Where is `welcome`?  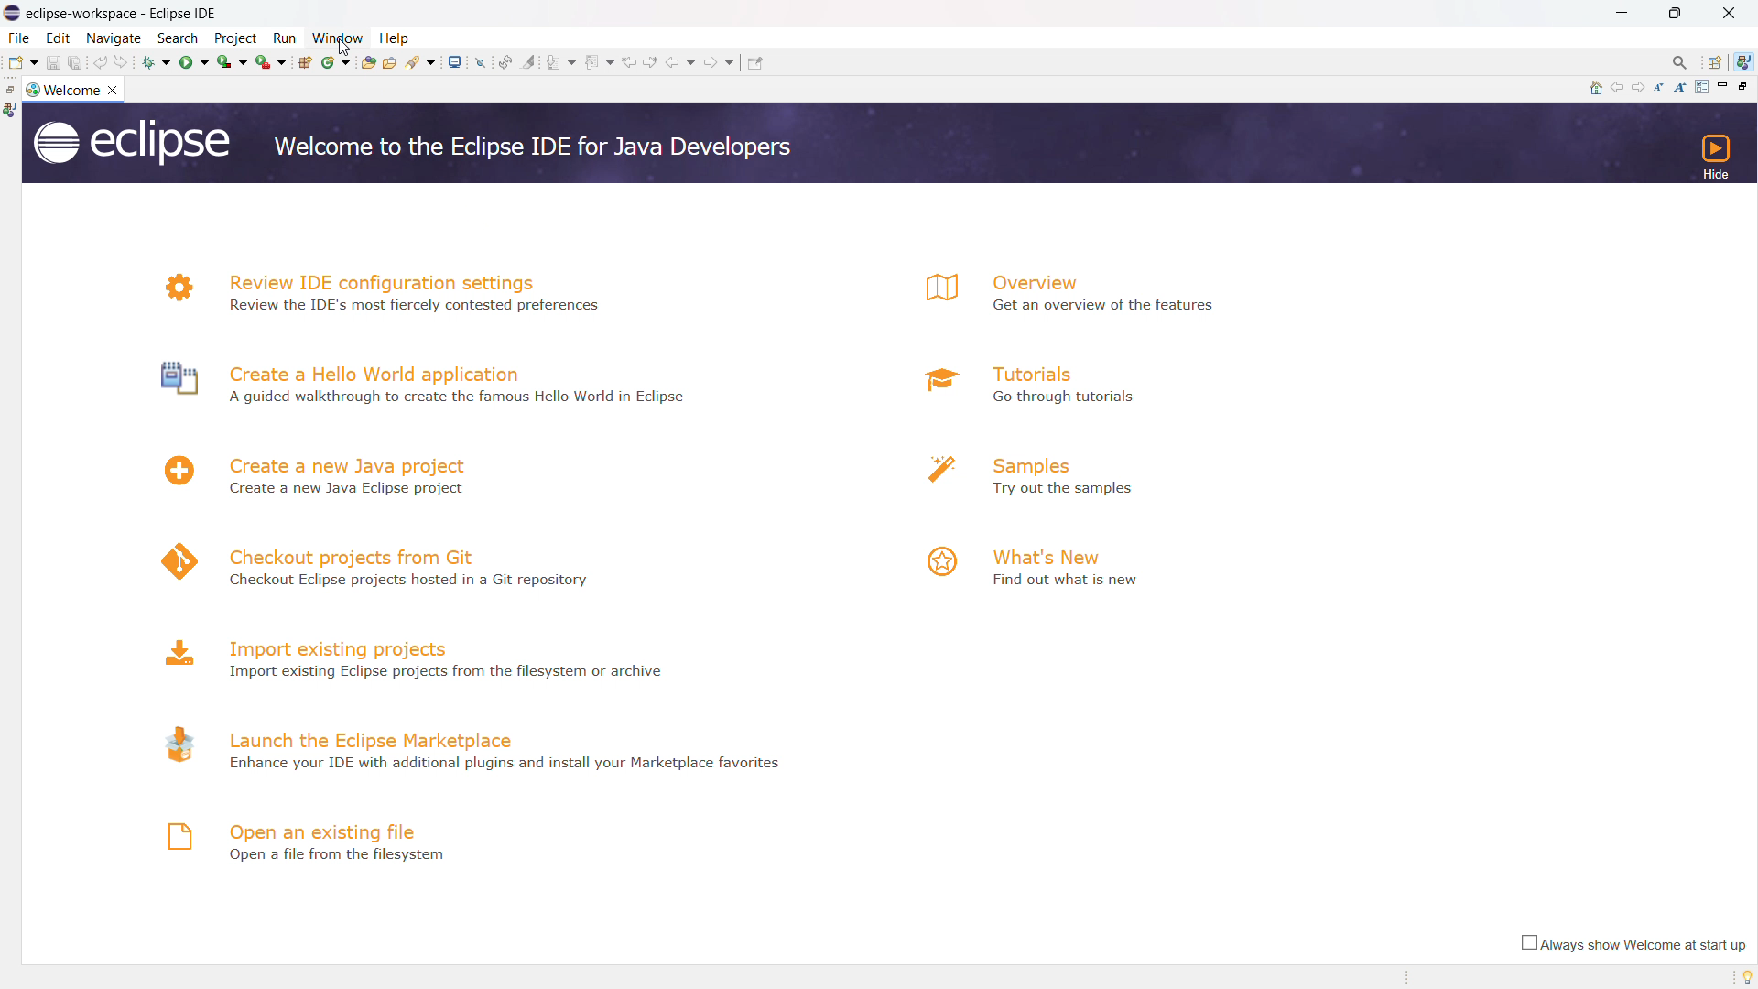
welcome is located at coordinates (72, 90).